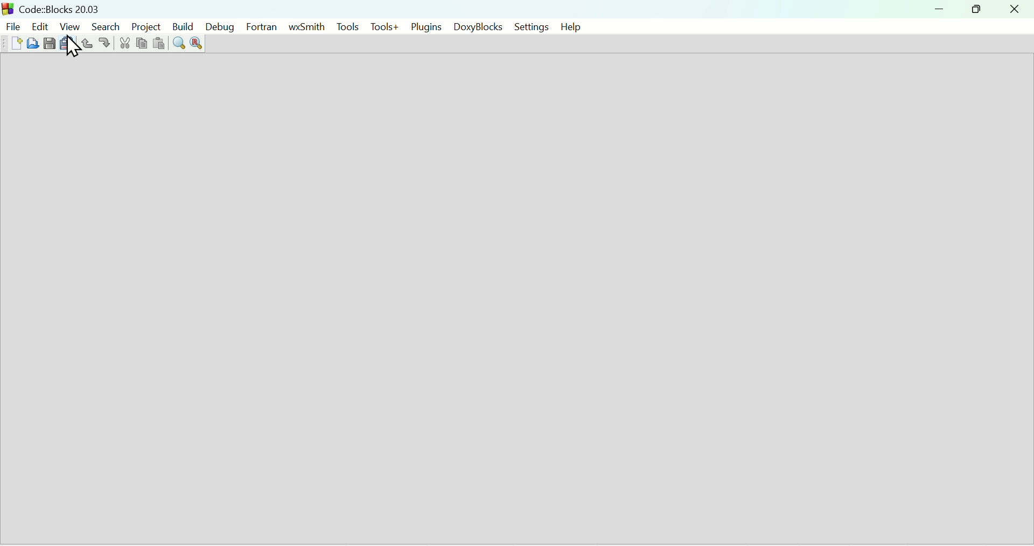  Describe the element at coordinates (527, 26) in the screenshot. I see ` Settings` at that location.